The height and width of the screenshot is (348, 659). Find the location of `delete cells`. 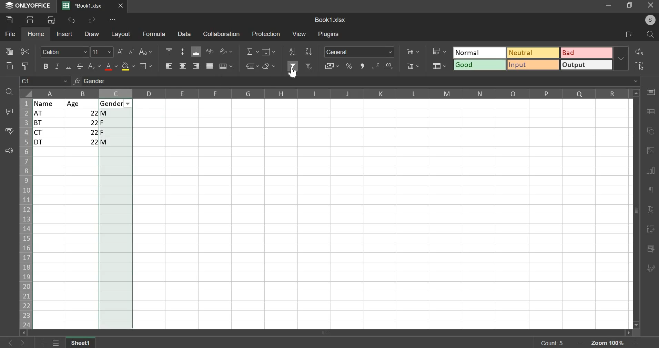

delete cells is located at coordinates (412, 66).